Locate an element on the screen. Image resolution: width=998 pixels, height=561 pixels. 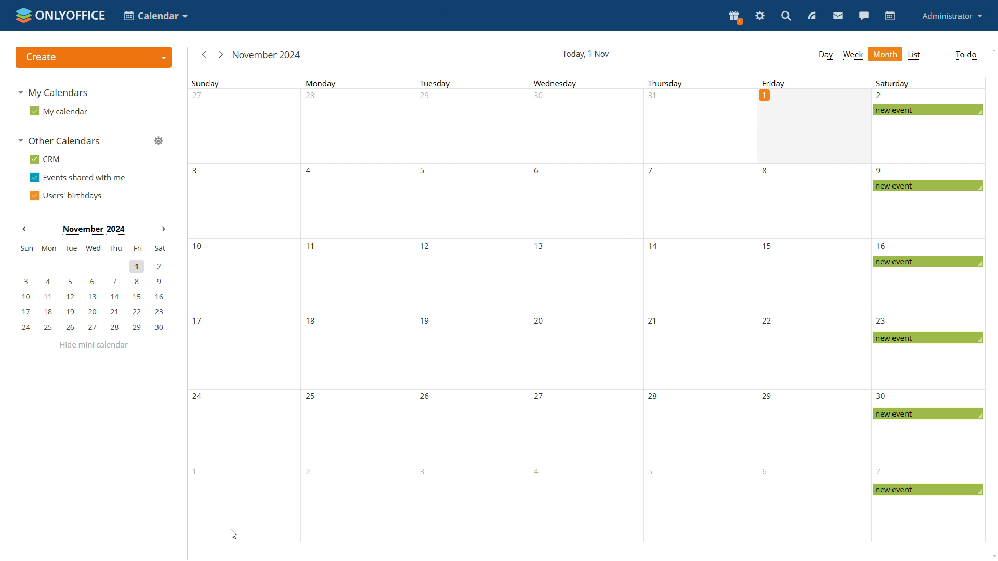
logo is located at coordinates (59, 14).